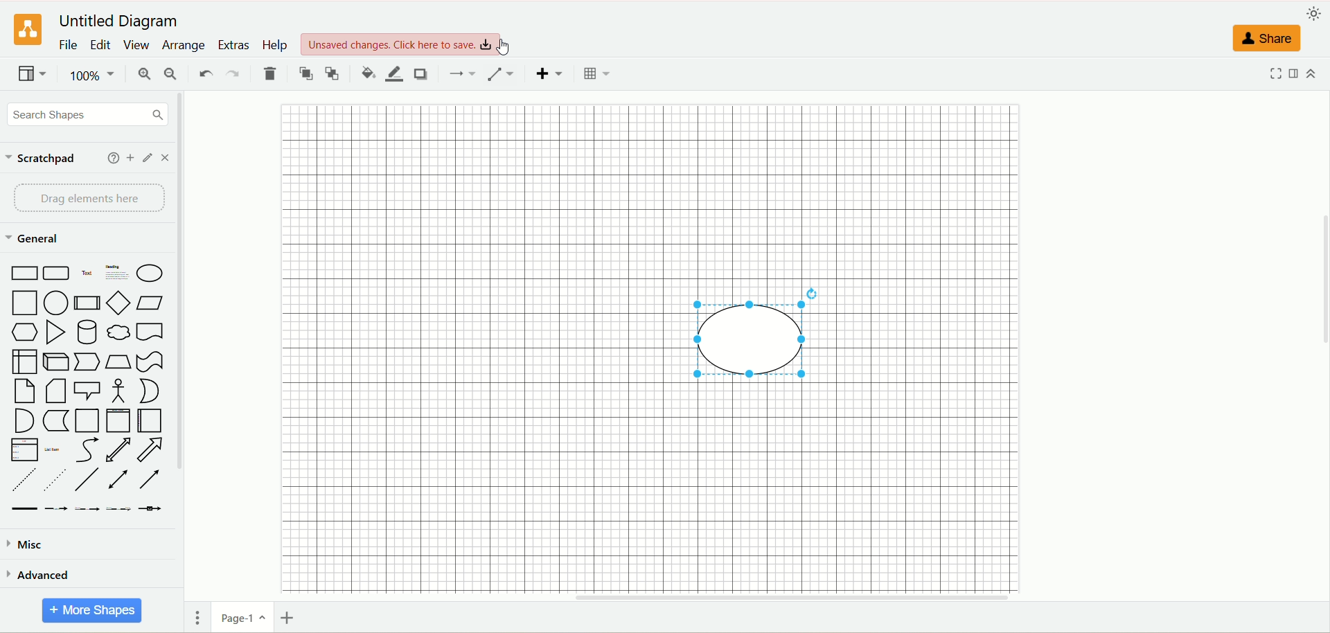 The image size is (1330, 633). I want to click on shadow, so click(421, 74).